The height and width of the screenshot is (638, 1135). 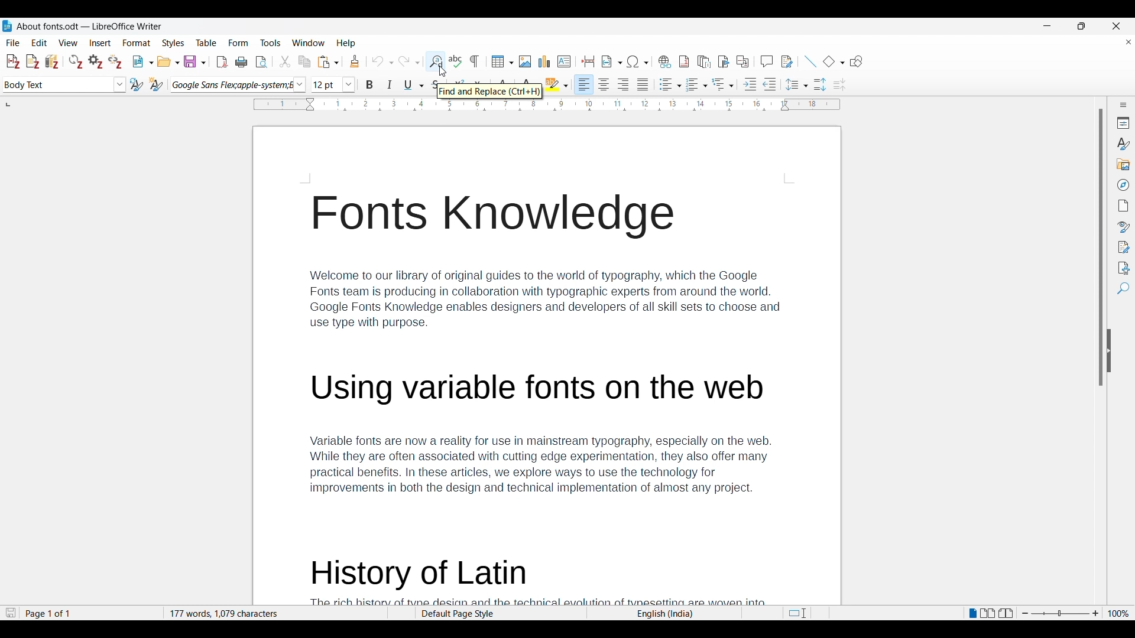 I want to click on Insert hyperlink, so click(x=665, y=61).